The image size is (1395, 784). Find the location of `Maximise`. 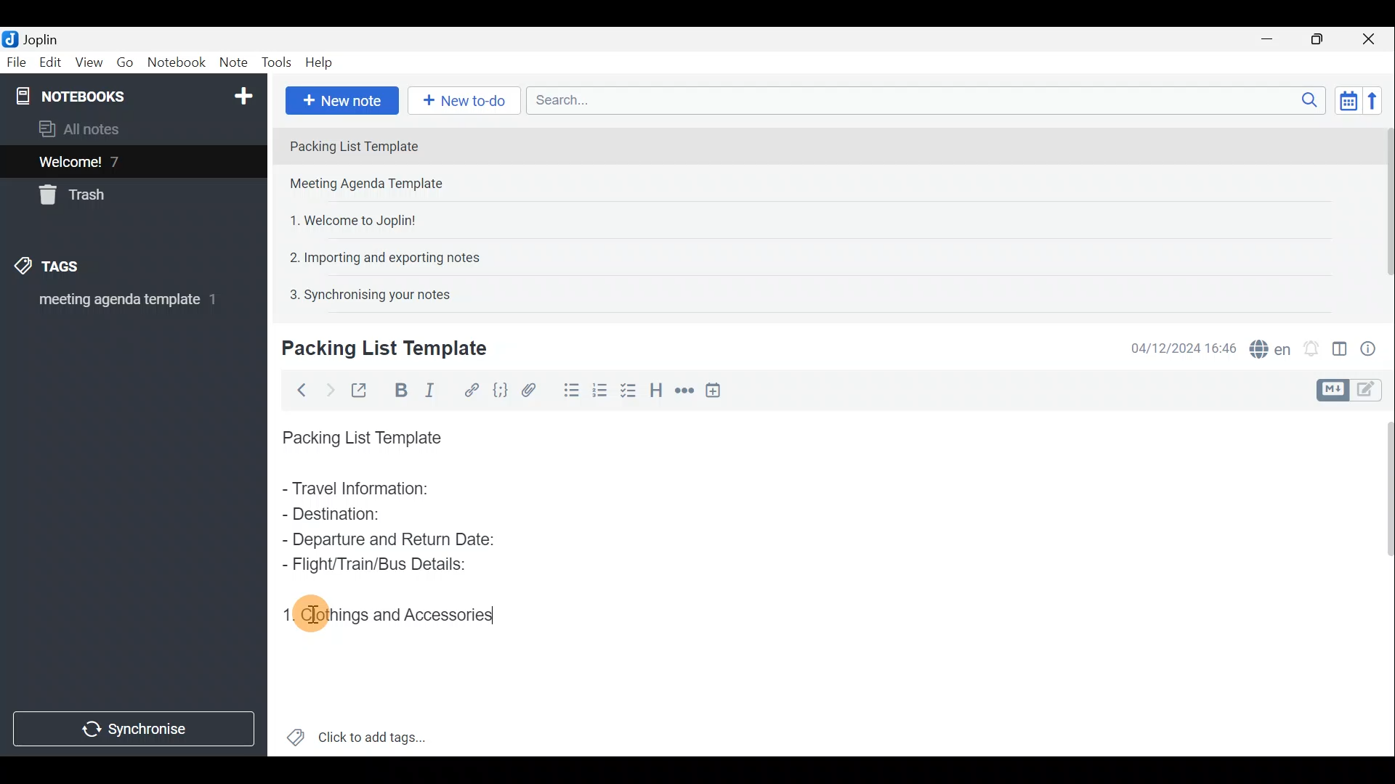

Maximise is located at coordinates (1322, 39).